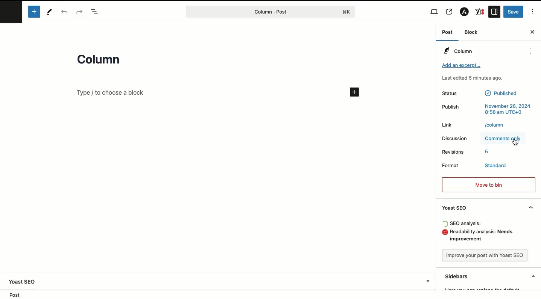  I want to click on text, so click(487, 152).